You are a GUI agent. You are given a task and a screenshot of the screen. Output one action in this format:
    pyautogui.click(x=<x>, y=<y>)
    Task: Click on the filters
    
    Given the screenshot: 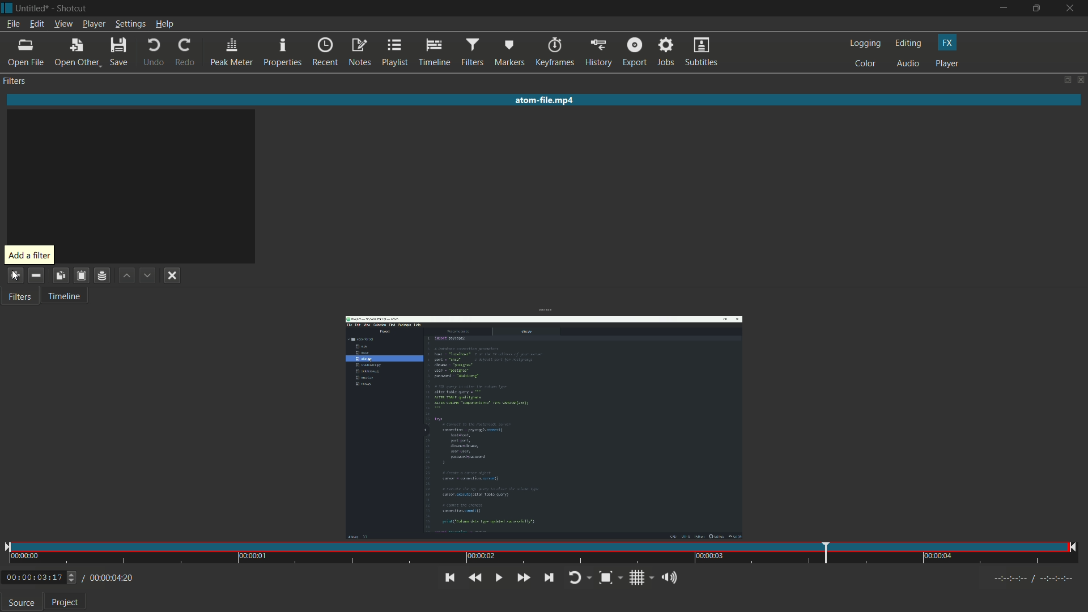 What is the action you would take?
    pyautogui.click(x=19, y=295)
    